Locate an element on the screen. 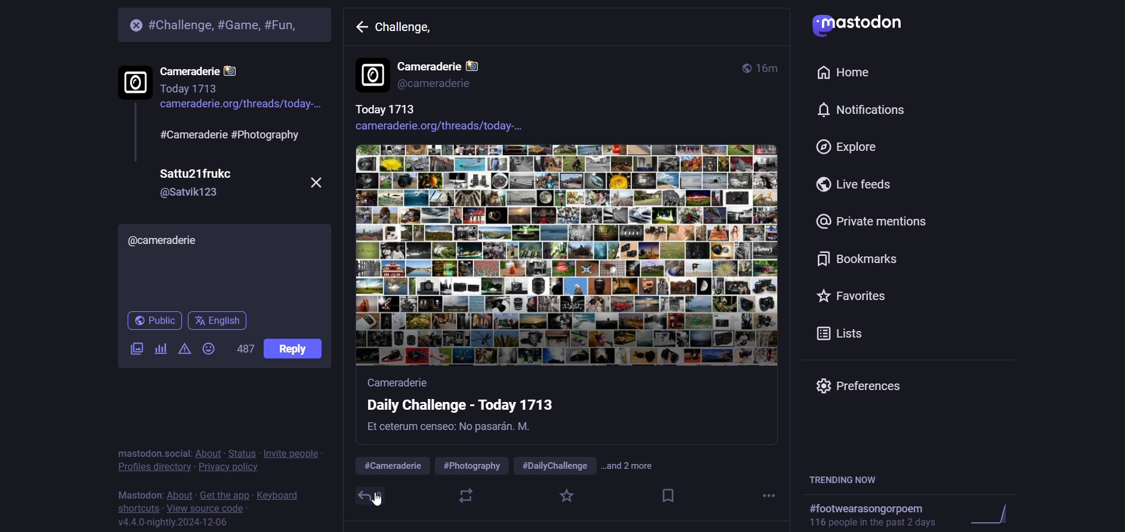  about is located at coordinates (180, 492).